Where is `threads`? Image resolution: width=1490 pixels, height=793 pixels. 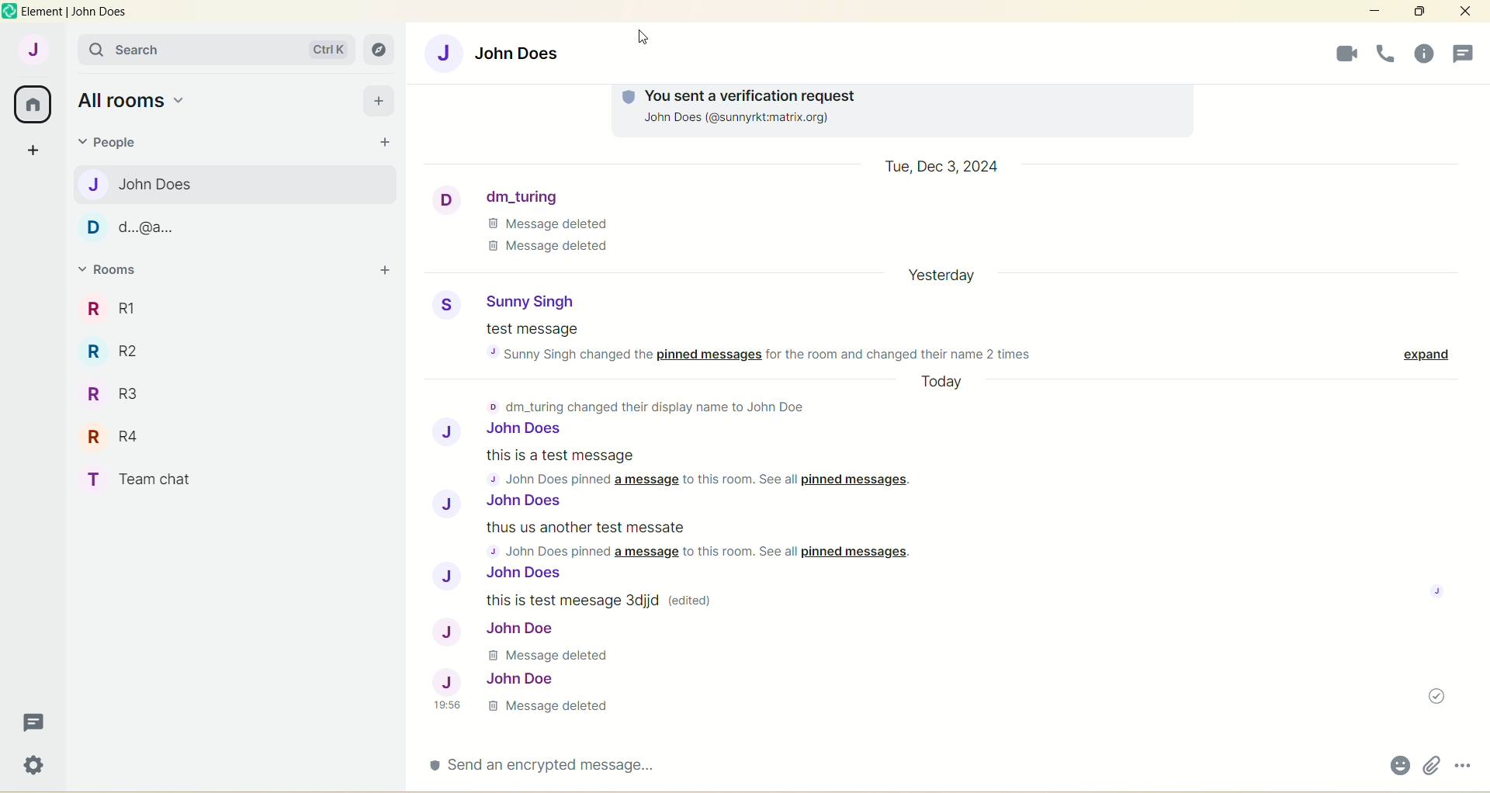
threads is located at coordinates (1418, 52).